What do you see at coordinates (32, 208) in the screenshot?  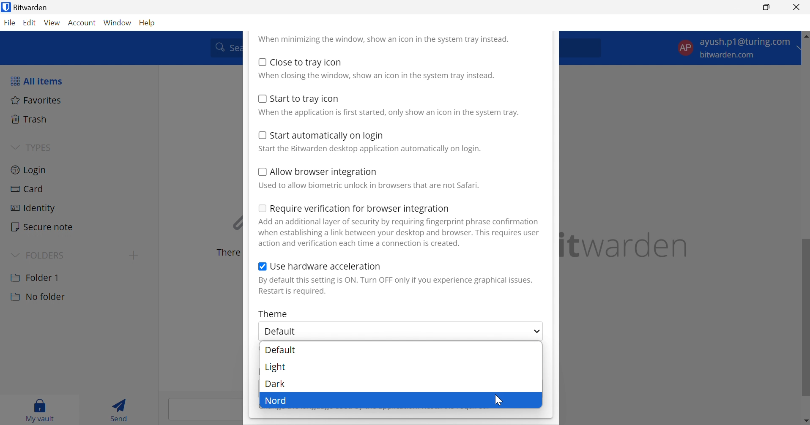 I see `Identity` at bounding box center [32, 208].